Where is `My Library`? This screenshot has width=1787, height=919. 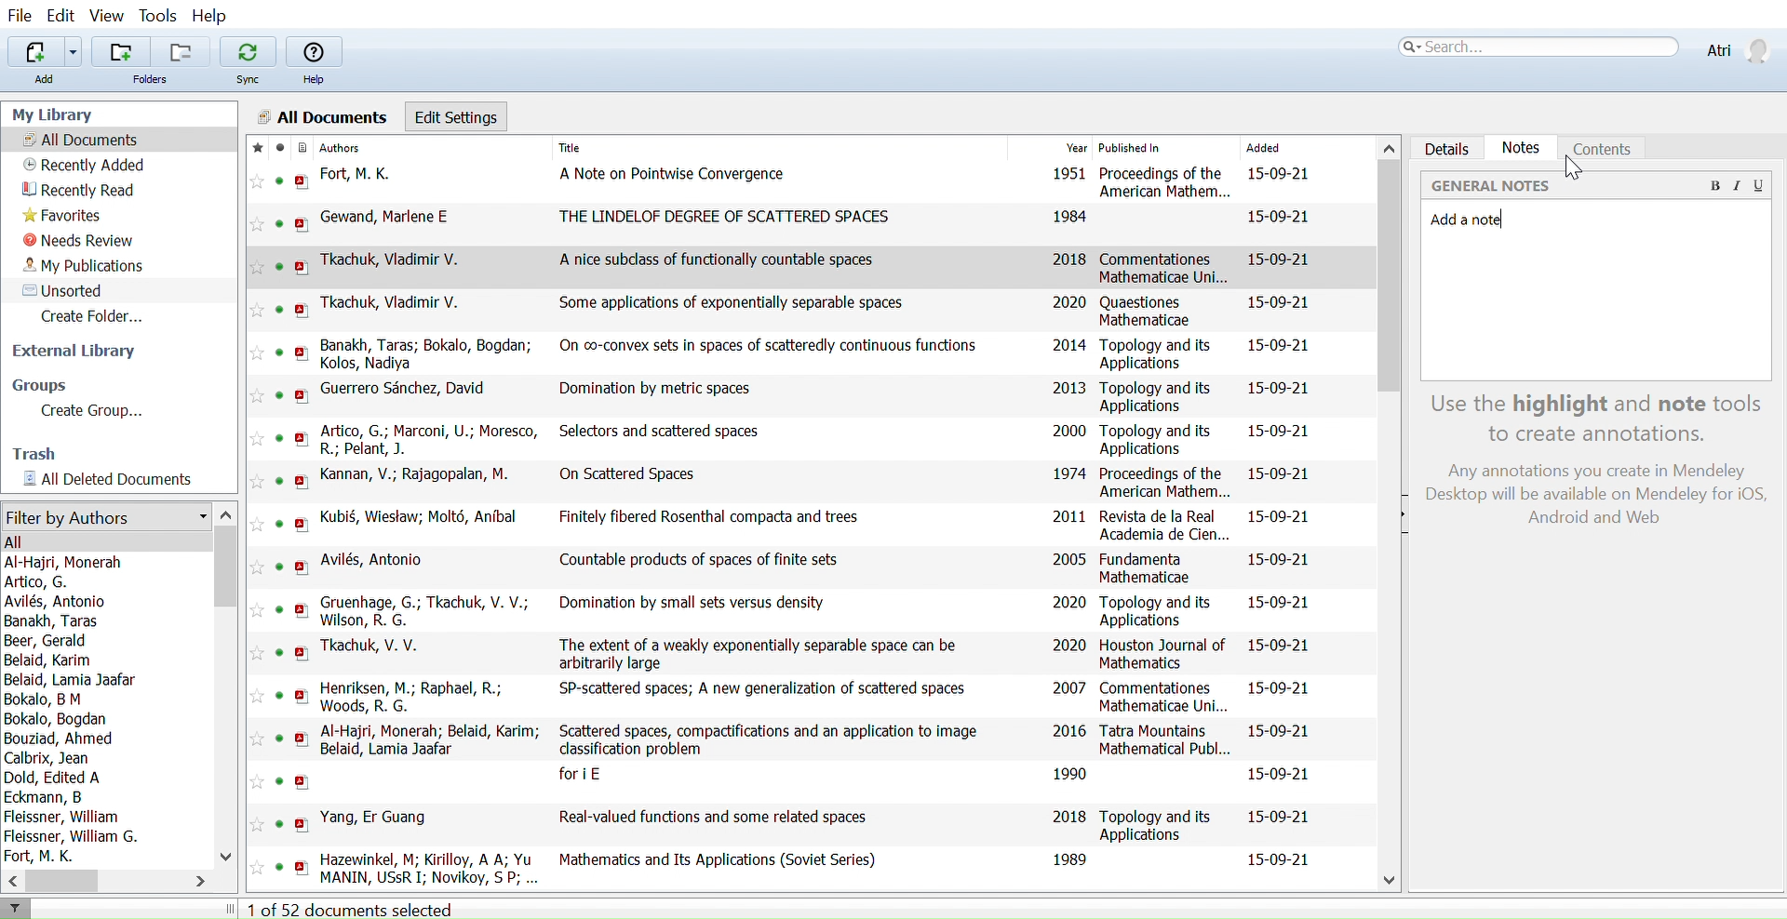
My Library is located at coordinates (53, 113).